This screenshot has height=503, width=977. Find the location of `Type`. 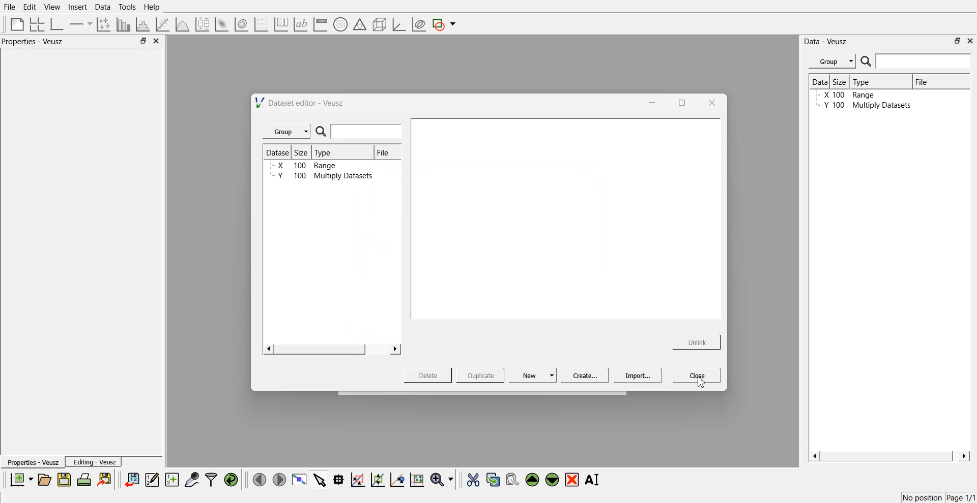

Type is located at coordinates (343, 151).